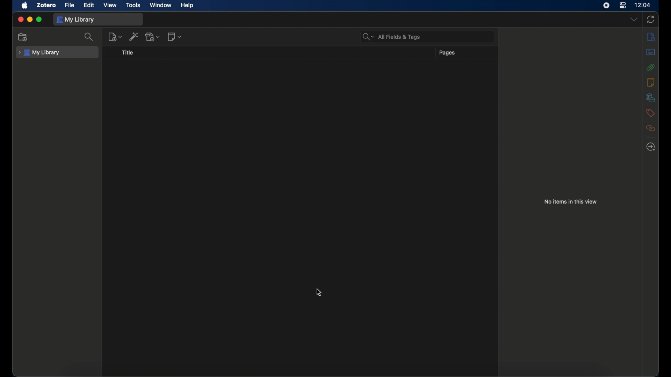  What do you see at coordinates (623, 6) in the screenshot?
I see `control center` at bounding box center [623, 6].